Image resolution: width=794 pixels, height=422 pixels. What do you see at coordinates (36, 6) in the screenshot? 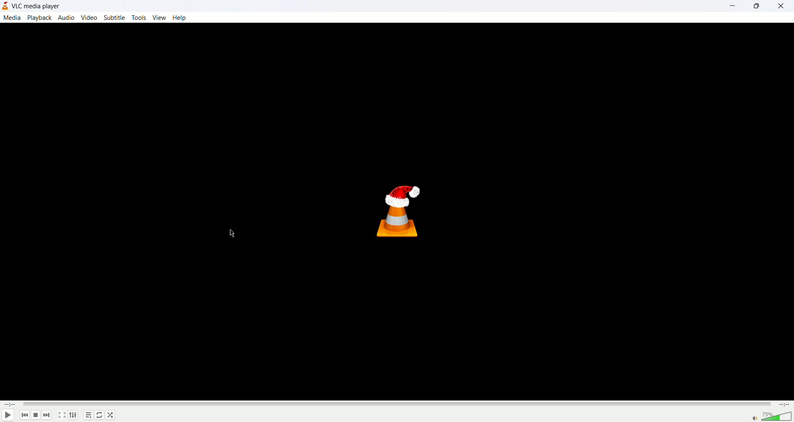
I see `VLC media player` at bounding box center [36, 6].